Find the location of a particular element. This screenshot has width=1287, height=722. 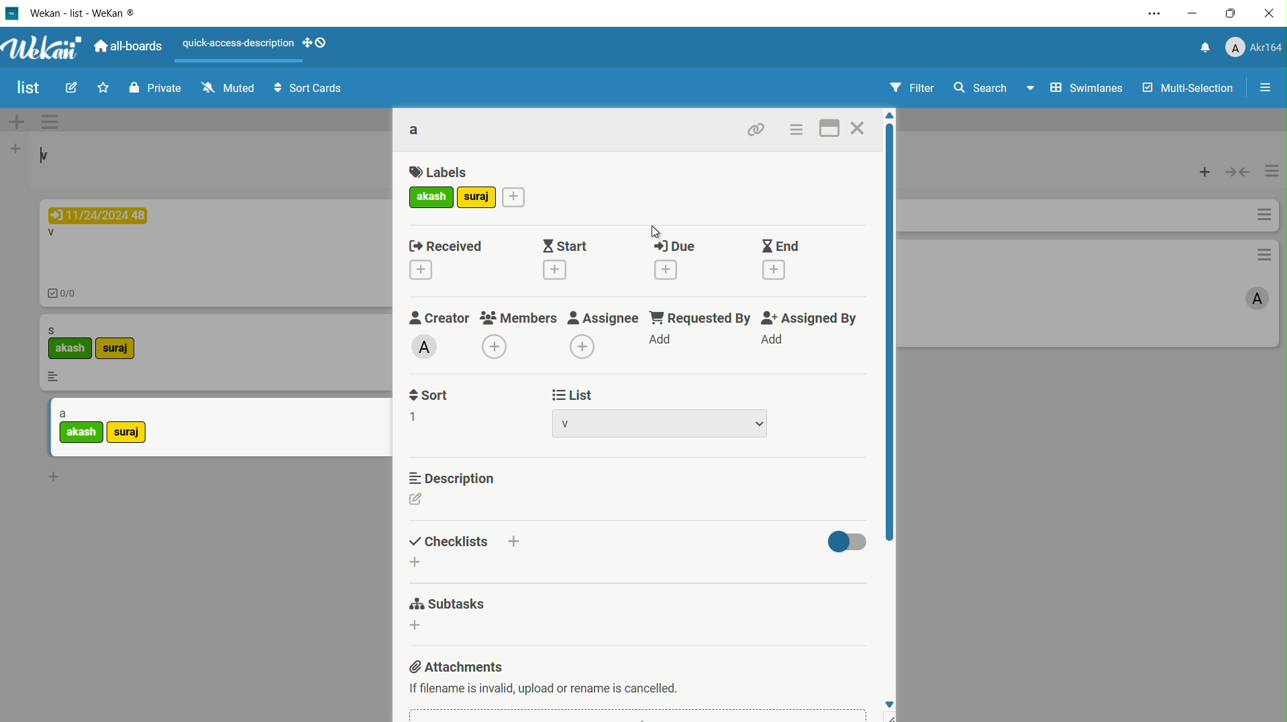

list is located at coordinates (574, 394).